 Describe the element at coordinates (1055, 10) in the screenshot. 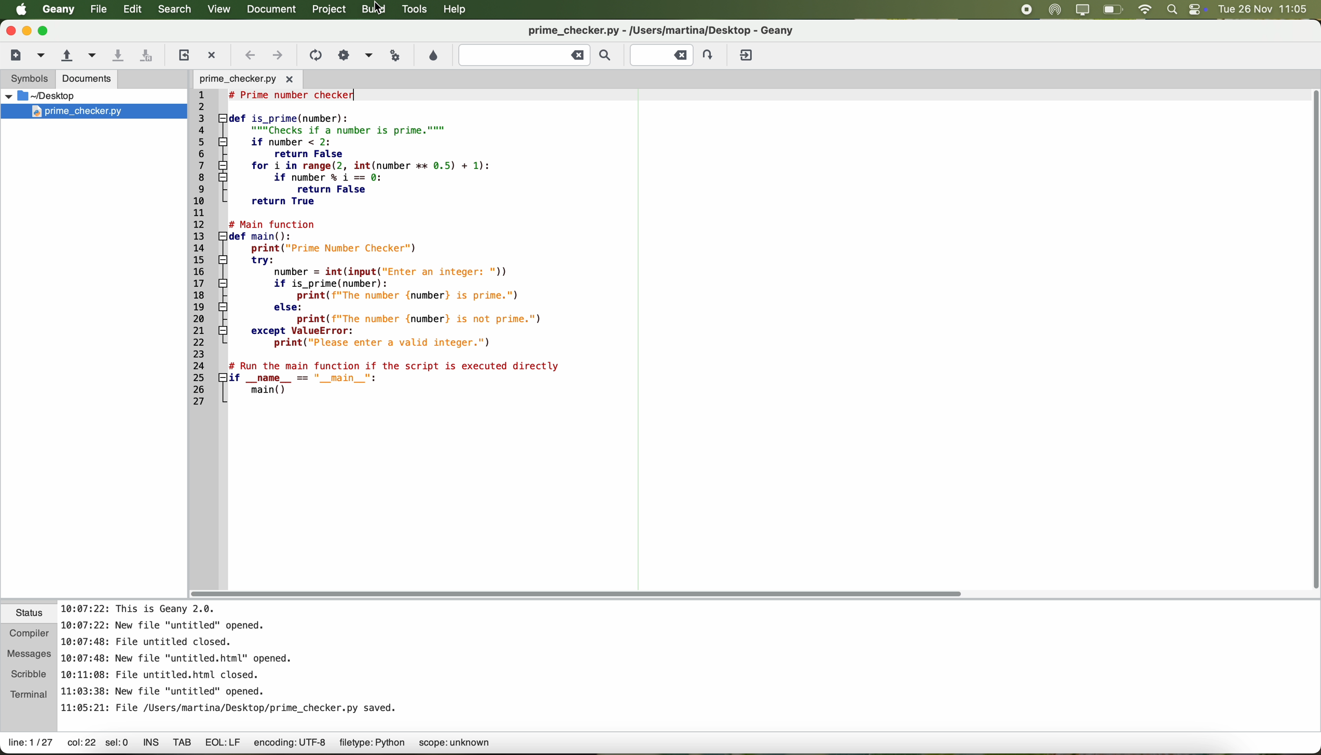

I see `airdrop` at that location.